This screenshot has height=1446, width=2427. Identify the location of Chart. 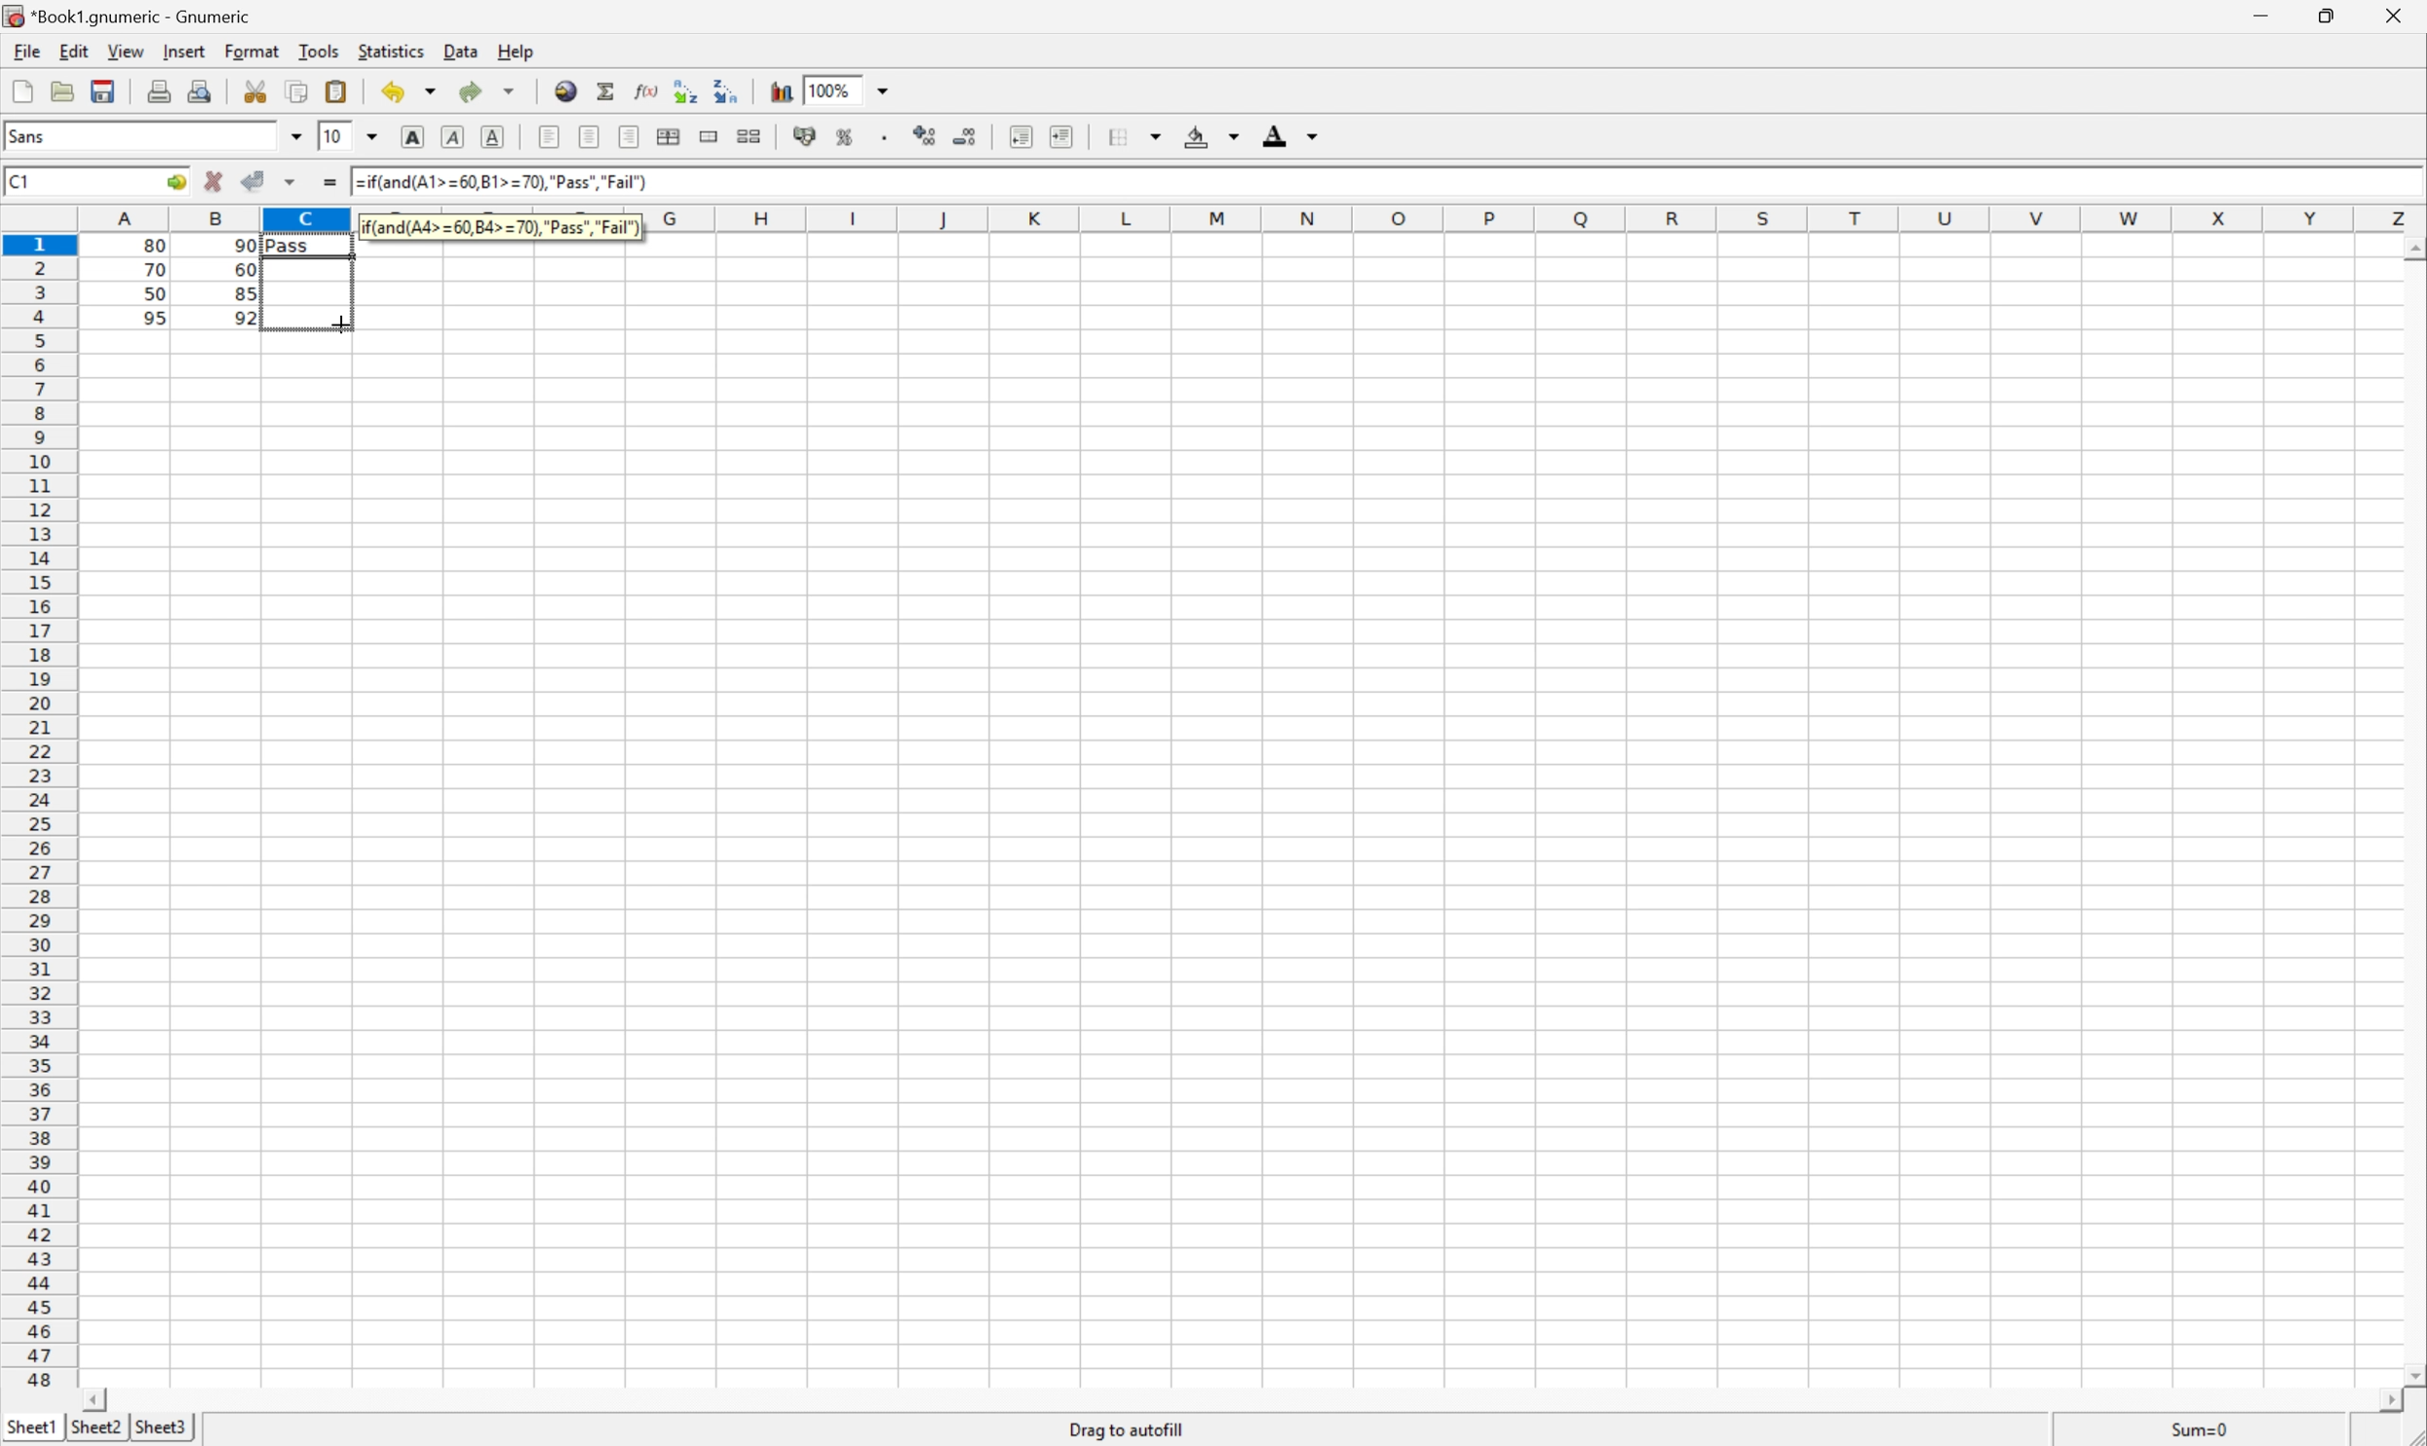
(777, 91).